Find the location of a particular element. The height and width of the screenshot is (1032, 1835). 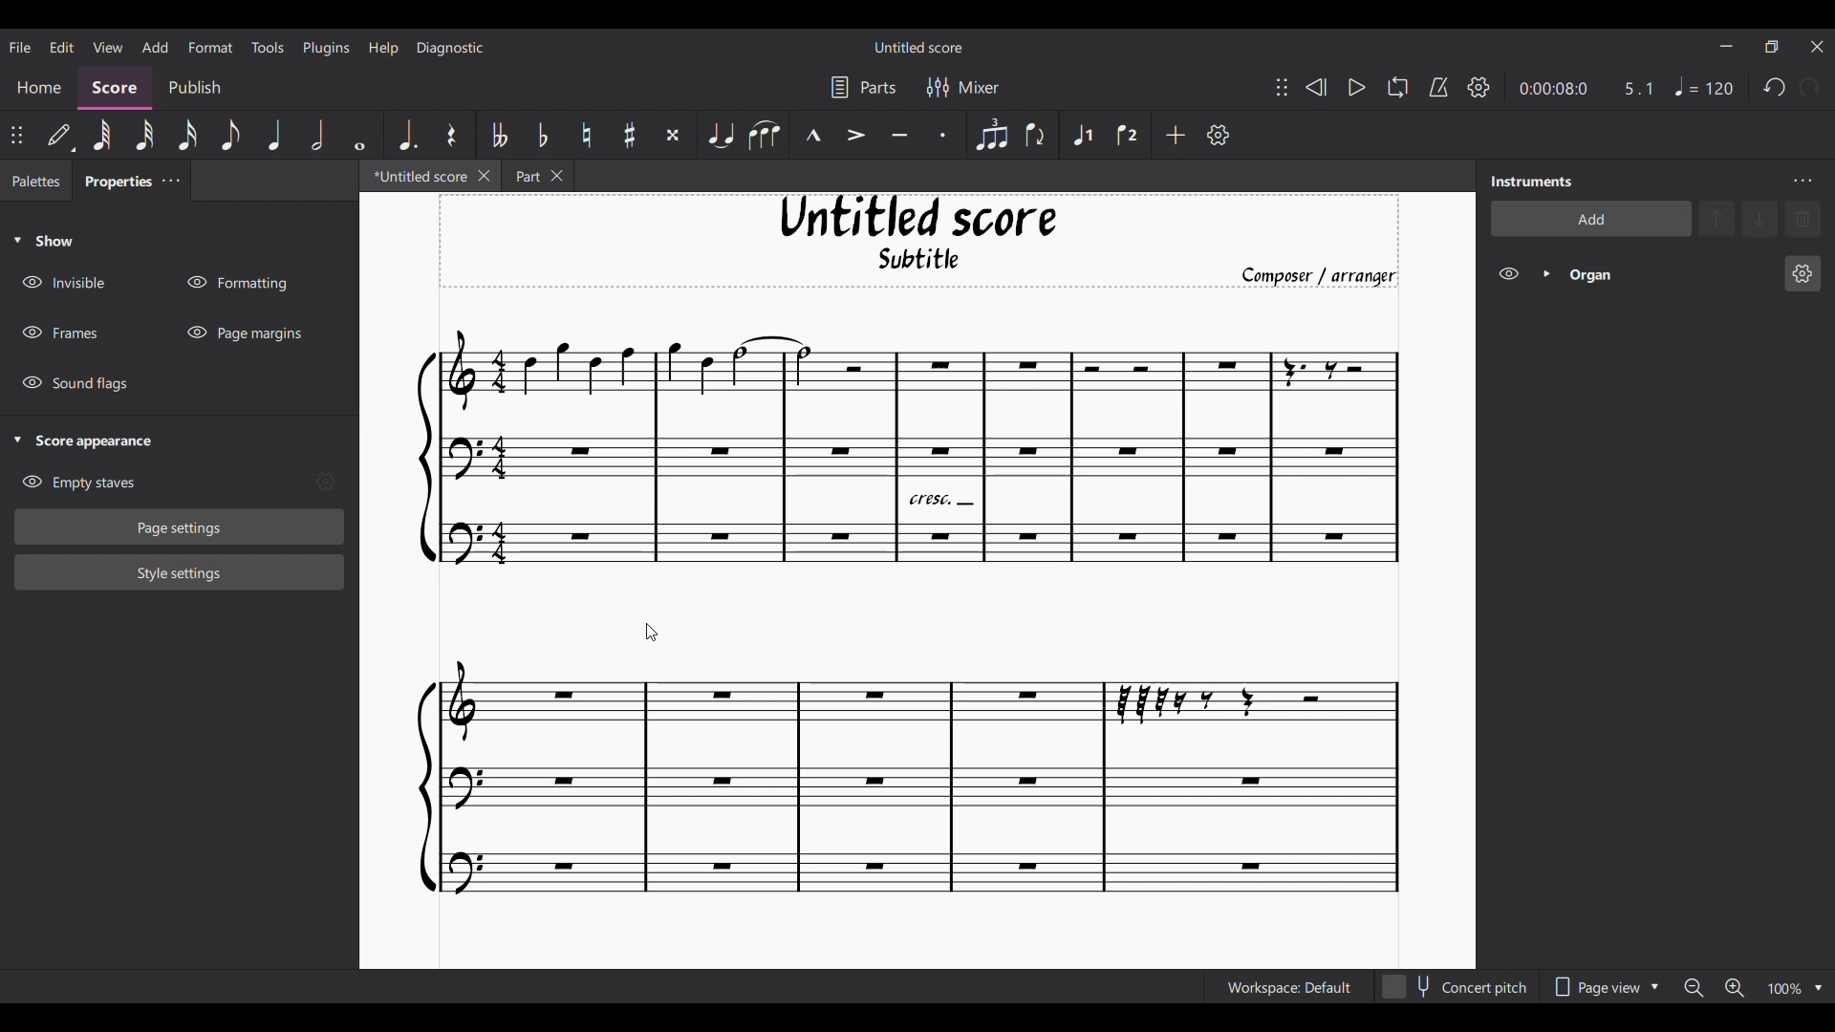

Default is located at coordinates (60, 136).